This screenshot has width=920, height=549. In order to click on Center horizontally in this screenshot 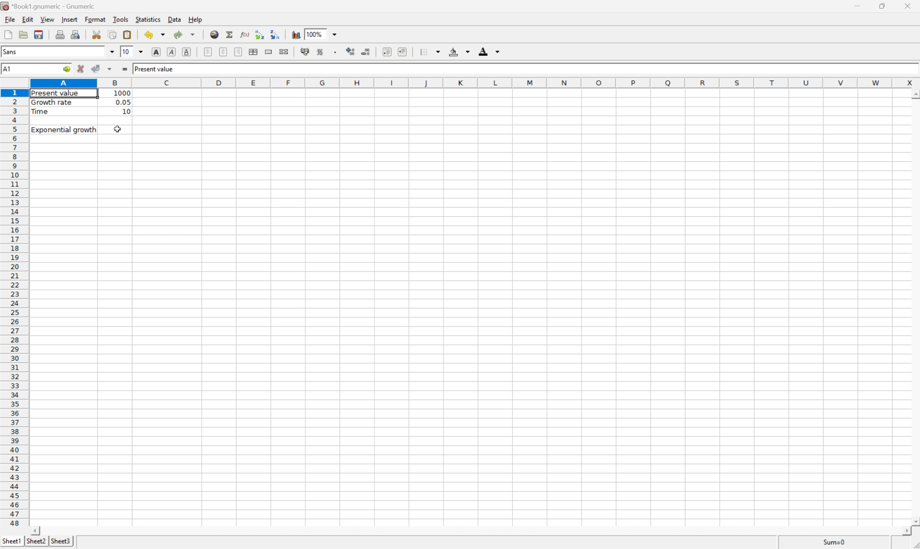, I will do `click(224, 52)`.